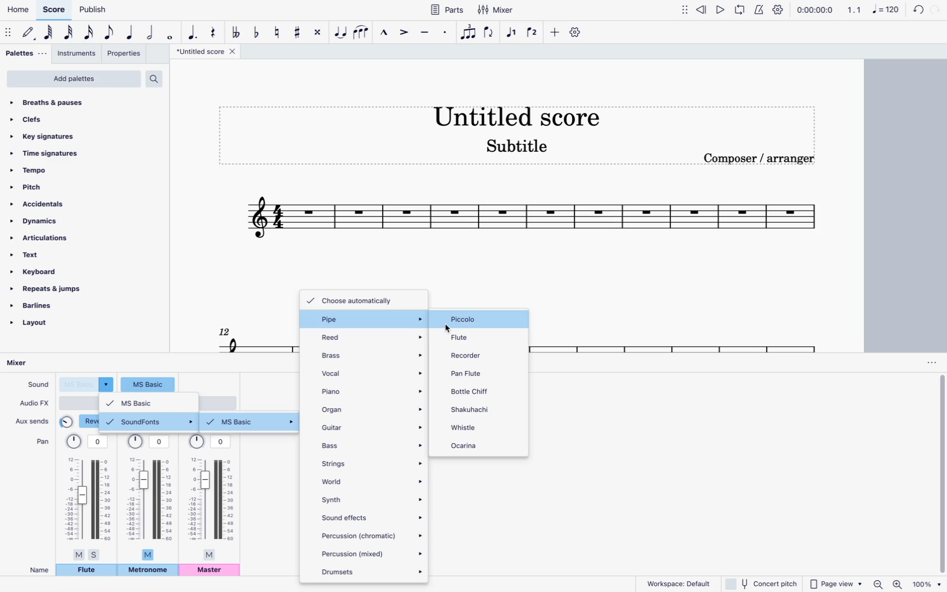 The height and width of the screenshot is (592, 947). Describe the element at coordinates (362, 32) in the screenshot. I see `slur` at that location.